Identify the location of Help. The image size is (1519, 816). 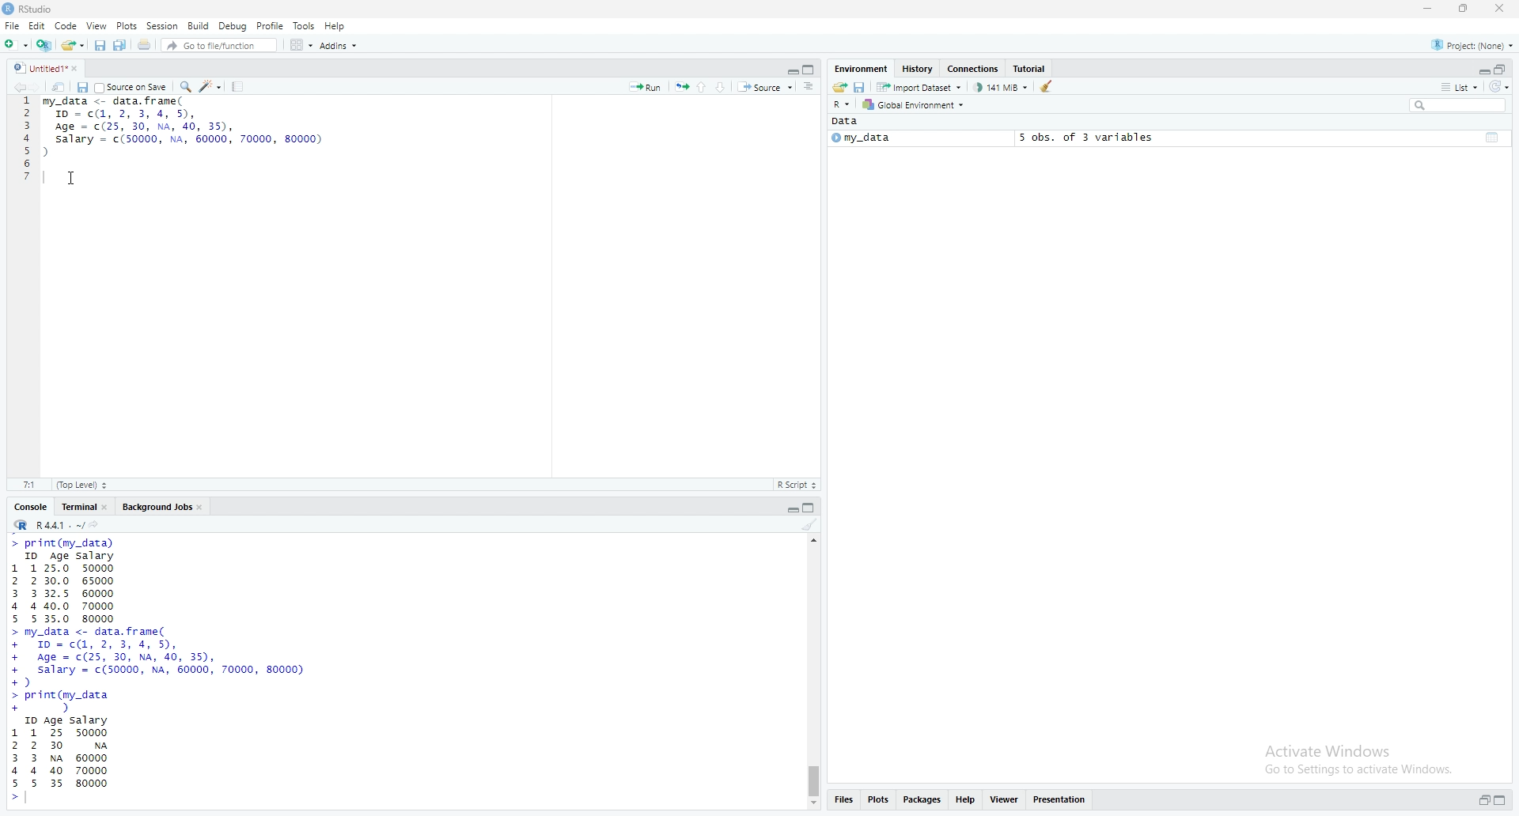
(335, 25).